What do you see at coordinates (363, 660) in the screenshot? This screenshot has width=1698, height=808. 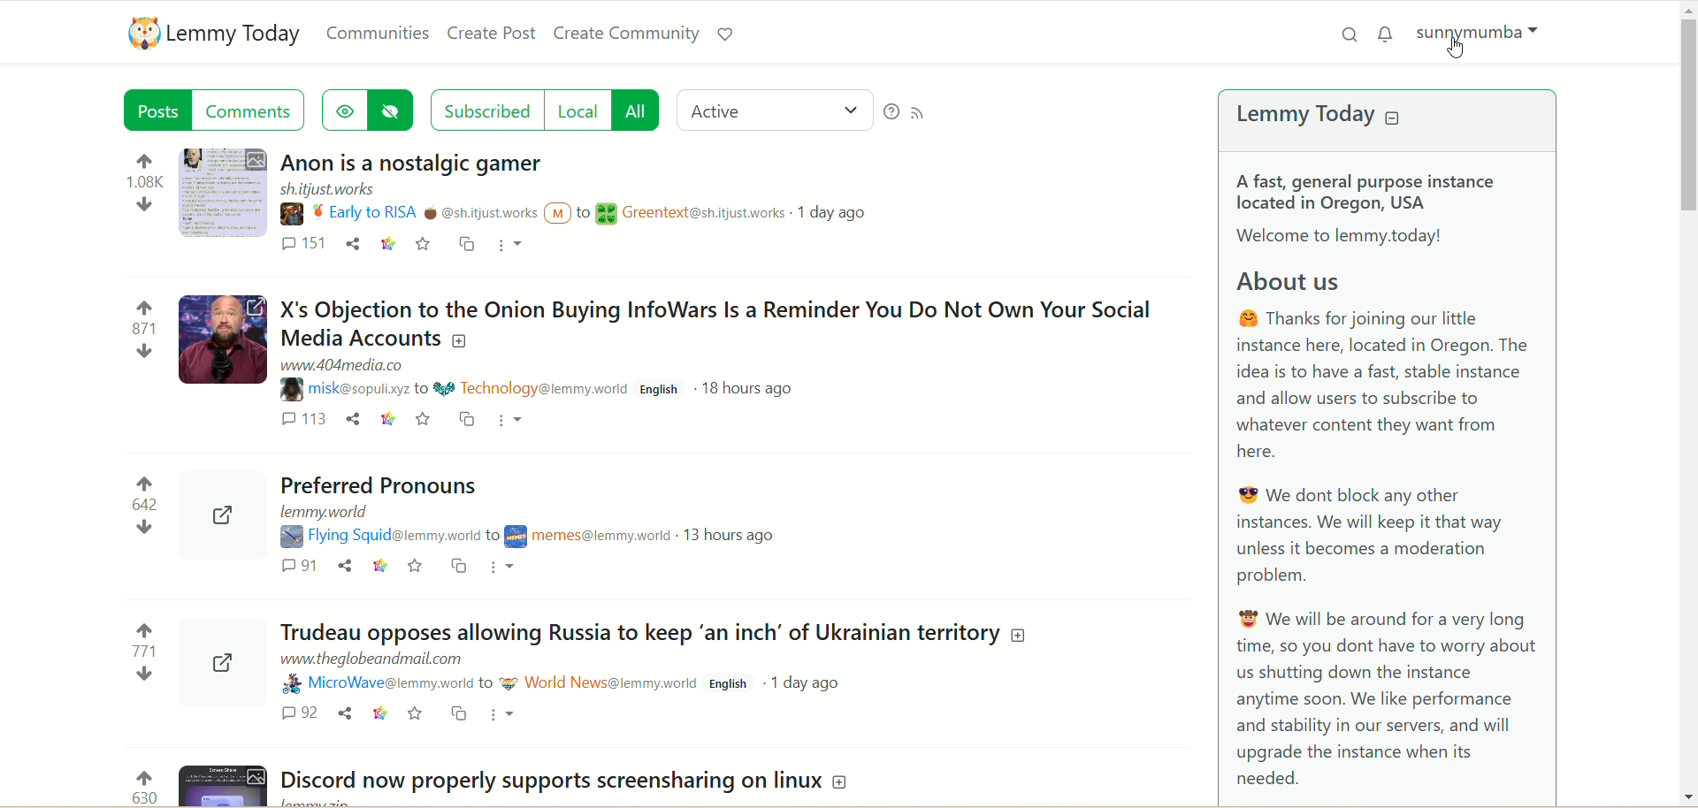 I see `URL` at bounding box center [363, 660].